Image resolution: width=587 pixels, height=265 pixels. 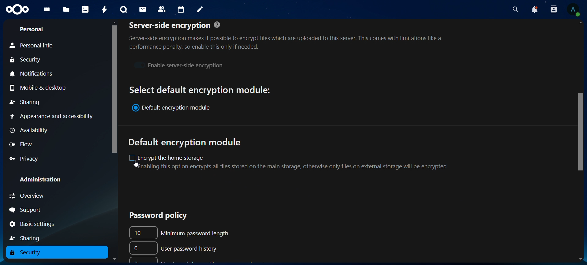 I want to click on talk, so click(x=123, y=10).